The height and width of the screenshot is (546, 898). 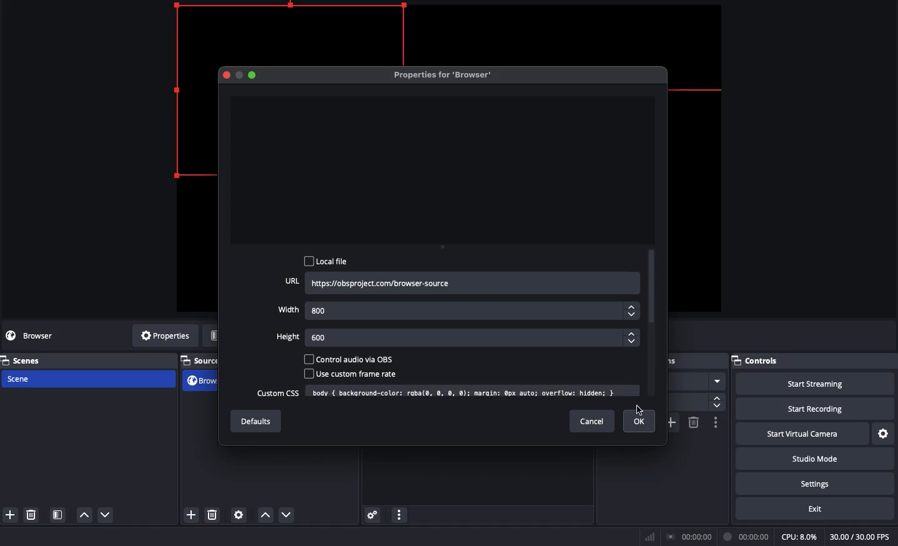 What do you see at coordinates (327, 261) in the screenshot?
I see `Local file` at bounding box center [327, 261].